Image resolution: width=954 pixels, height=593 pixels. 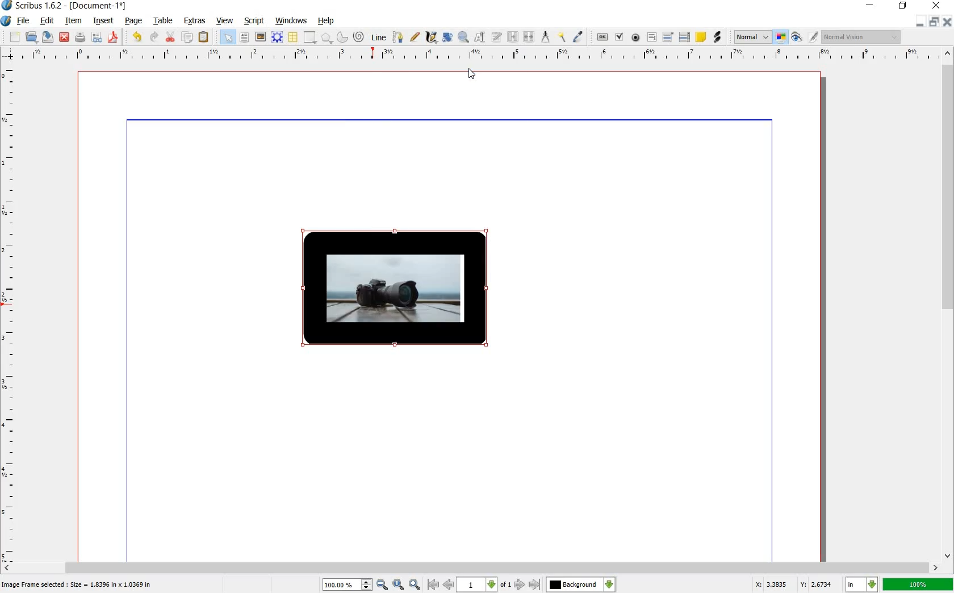 What do you see at coordinates (483, 583) in the screenshot?
I see `page number drop down box` at bounding box center [483, 583].